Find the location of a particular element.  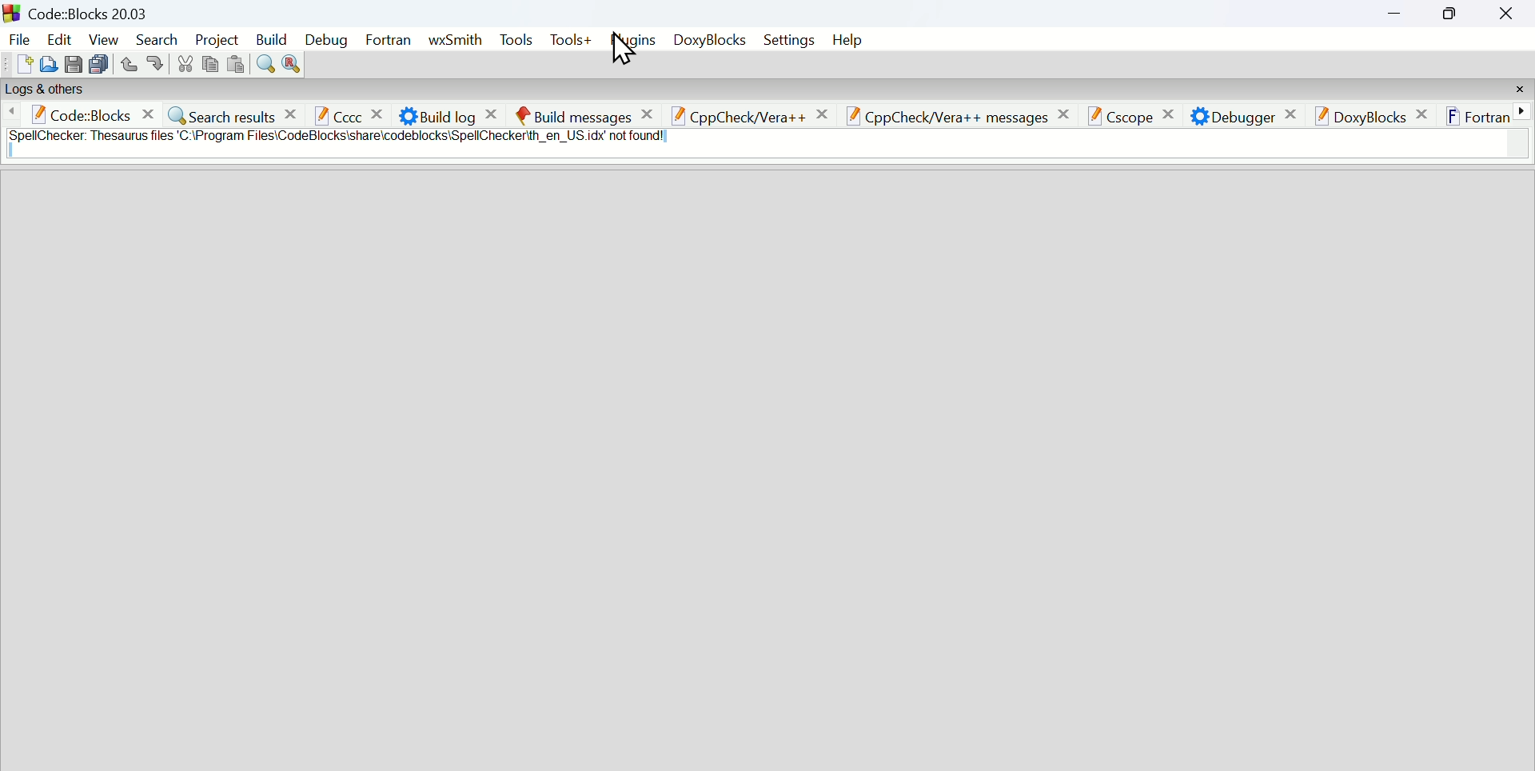

Code Blocks is located at coordinates (95, 114).